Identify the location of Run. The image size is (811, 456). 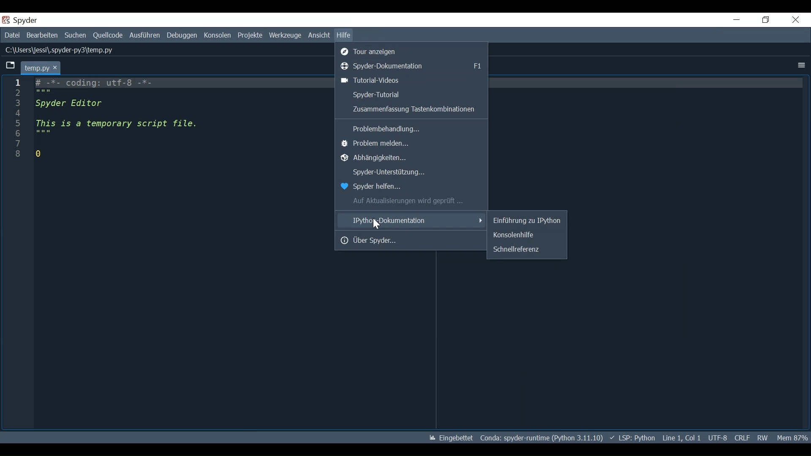
(145, 35).